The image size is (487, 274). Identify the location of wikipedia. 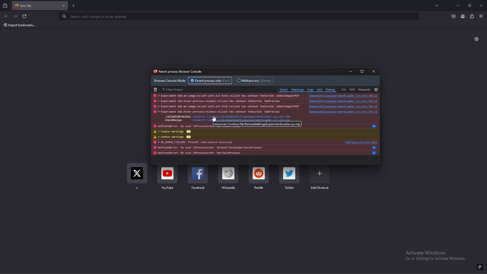
(229, 178).